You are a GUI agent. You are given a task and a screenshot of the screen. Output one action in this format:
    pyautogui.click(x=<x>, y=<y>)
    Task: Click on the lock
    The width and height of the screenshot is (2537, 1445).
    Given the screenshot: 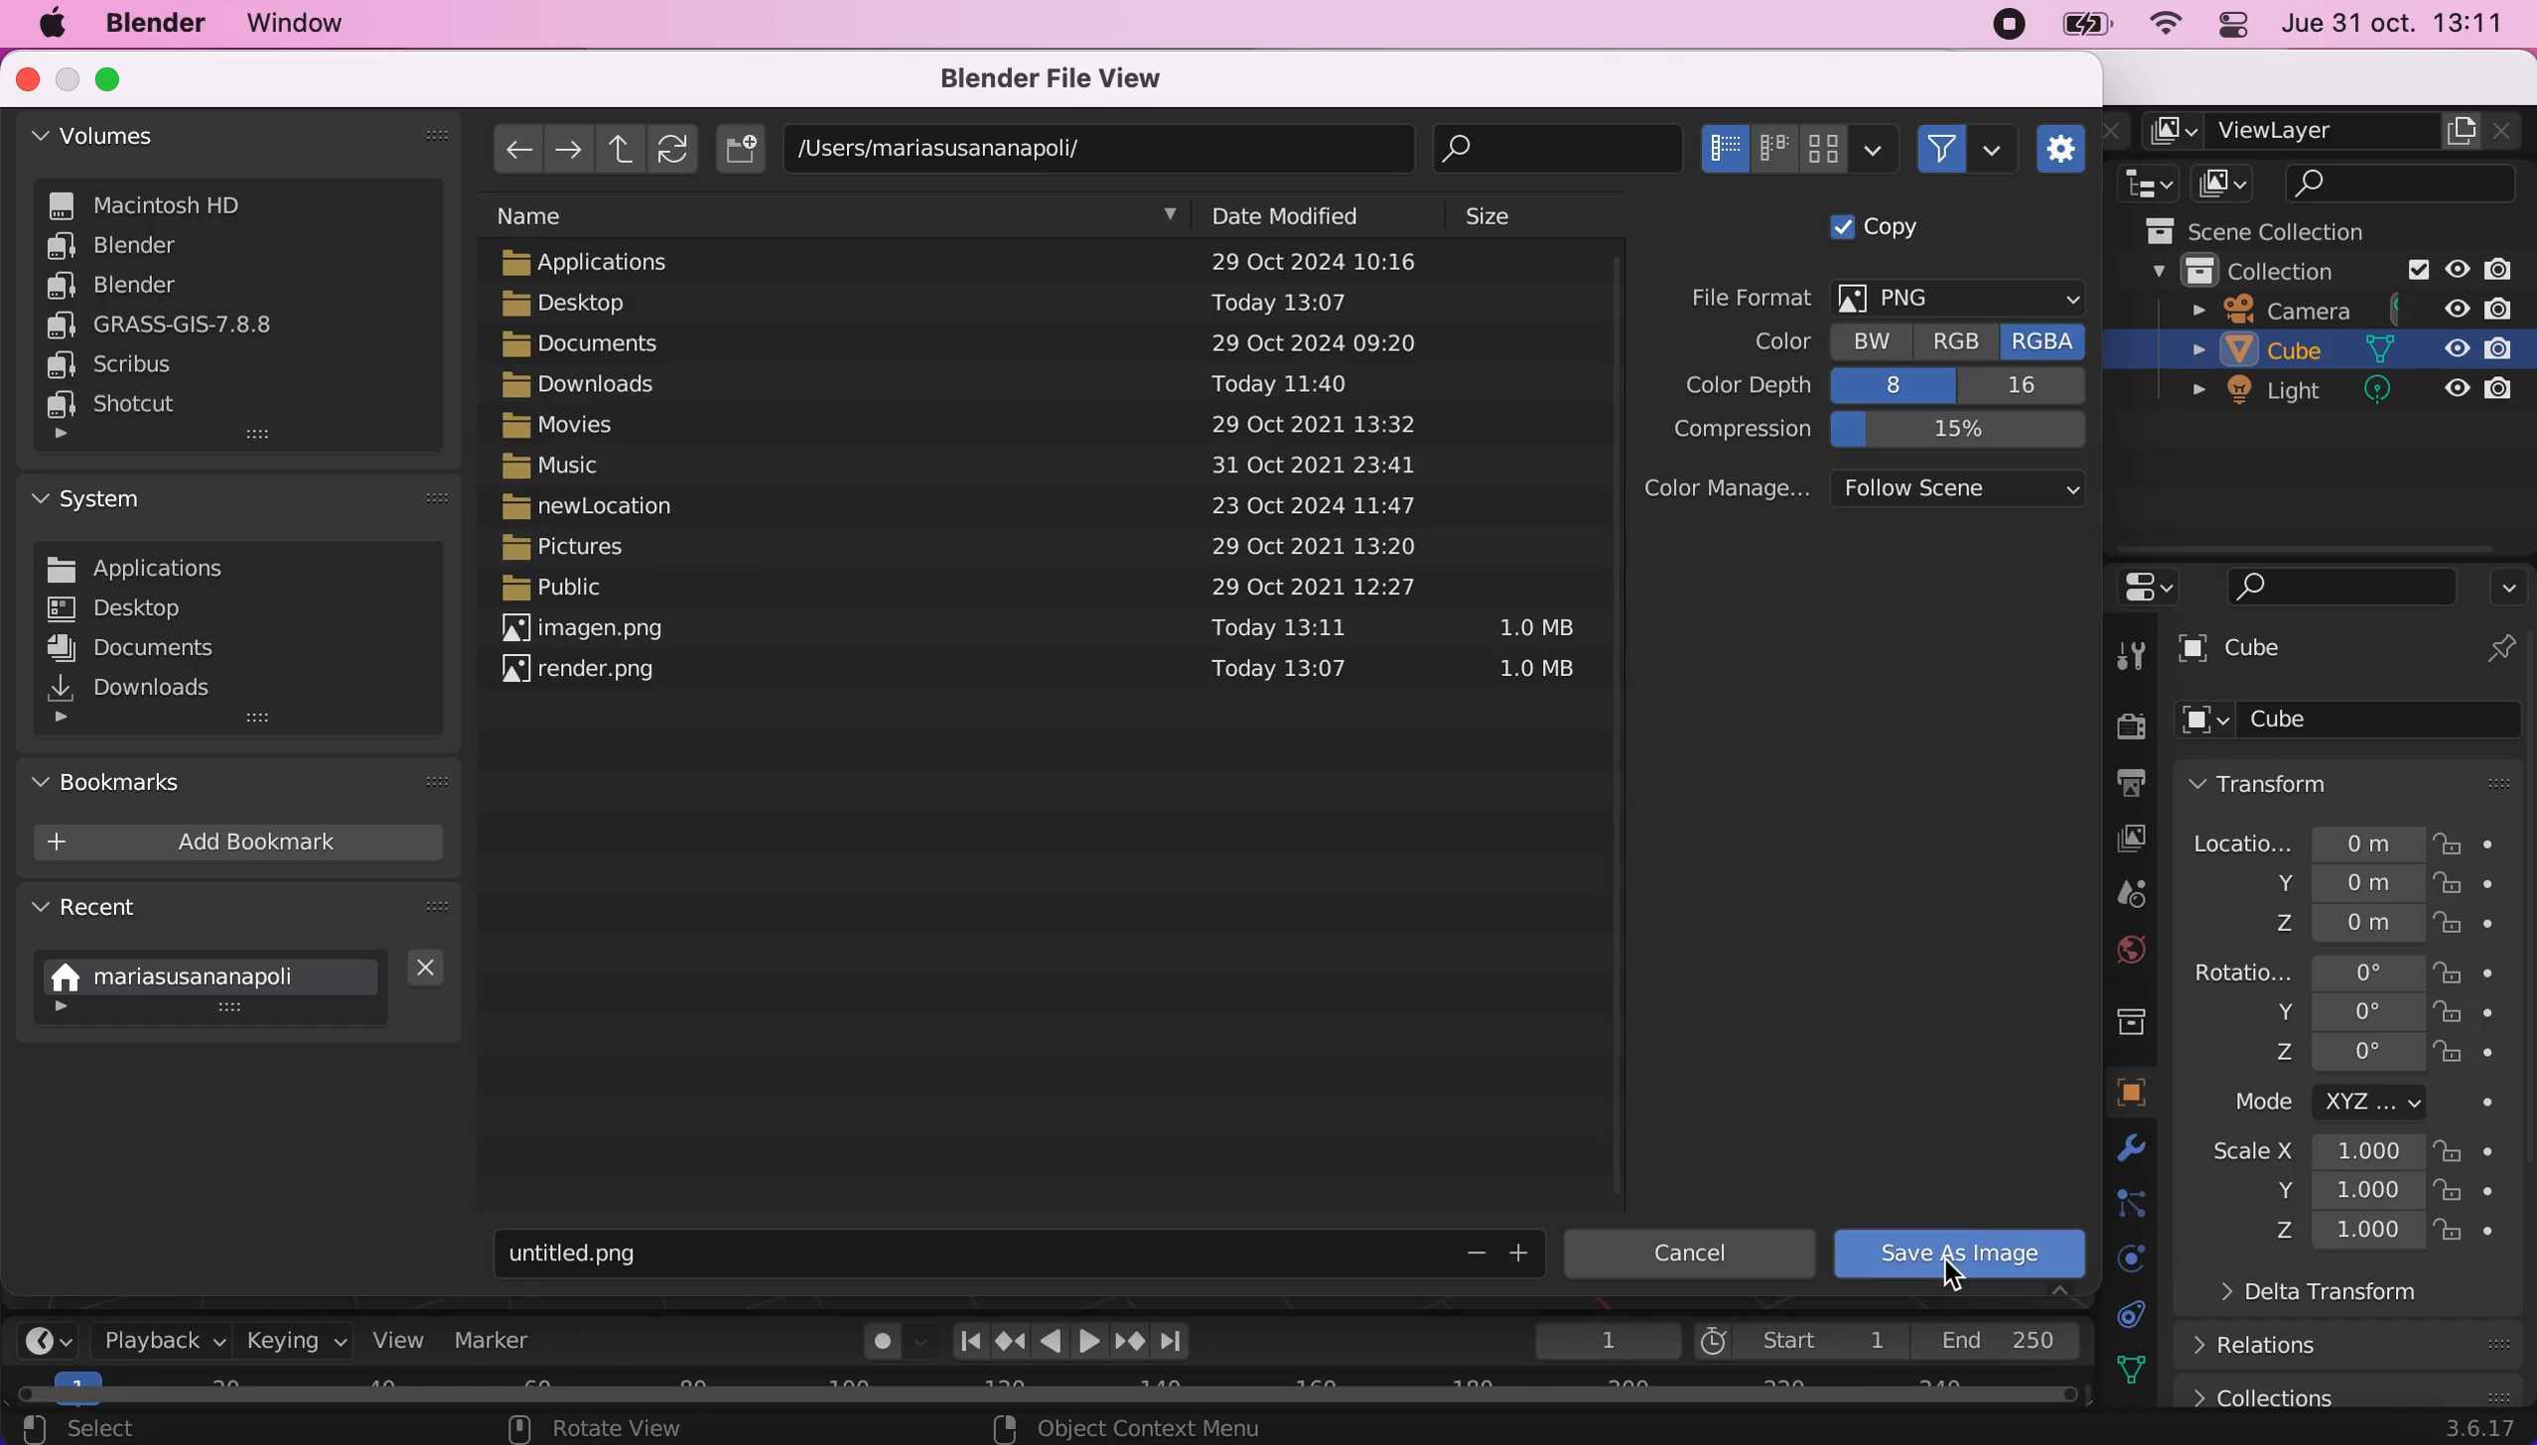 What is the action you would take?
    pyautogui.click(x=2469, y=1154)
    